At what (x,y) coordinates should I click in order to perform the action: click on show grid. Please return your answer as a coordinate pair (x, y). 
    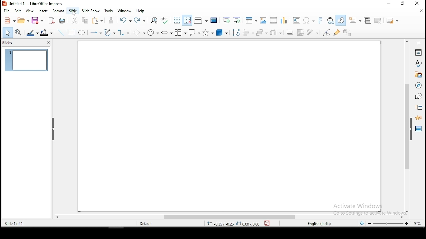
    Looking at the image, I should click on (177, 20).